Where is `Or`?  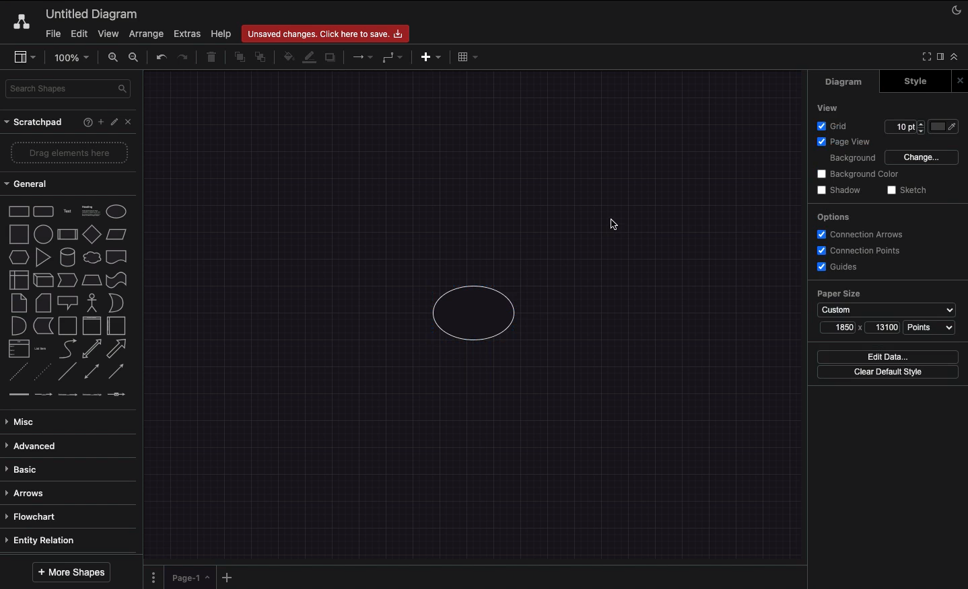 Or is located at coordinates (116, 302).